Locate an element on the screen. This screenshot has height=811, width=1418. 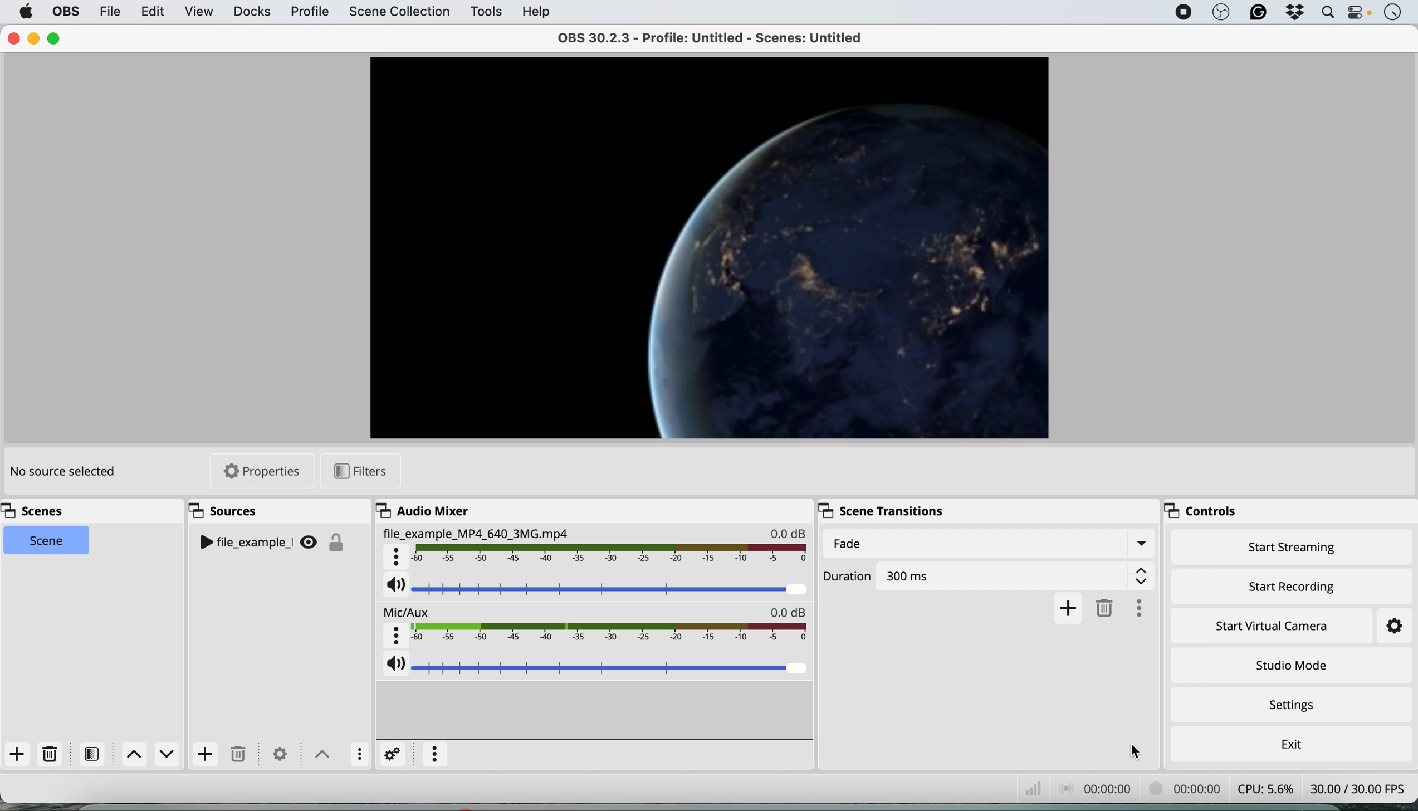
current source is located at coordinates (705, 246).